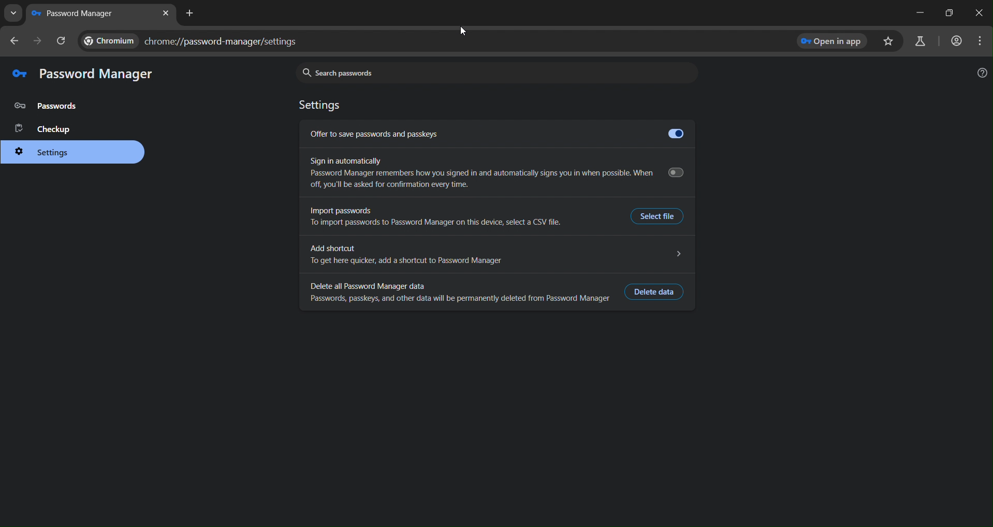 The width and height of the screenshot is (993, 527). I want to click on restore down, so click(948, 12).